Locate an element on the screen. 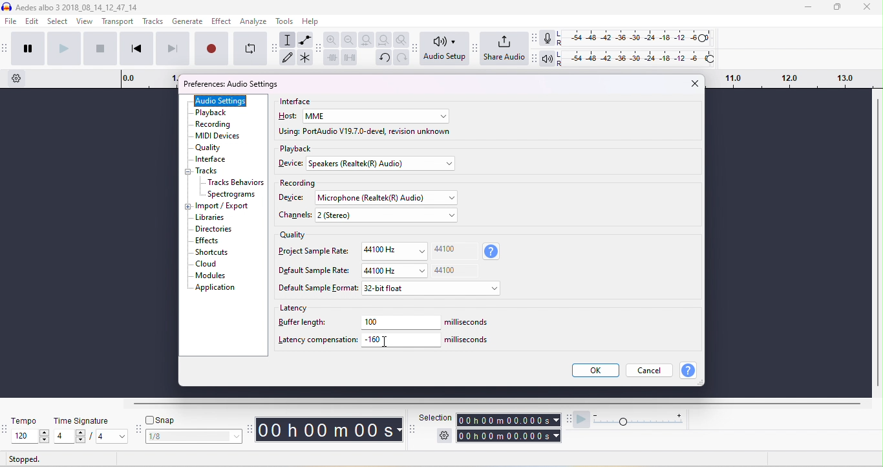 This screenshot has height=467, width=883. draw tool  is located at coordinates (288, 56).